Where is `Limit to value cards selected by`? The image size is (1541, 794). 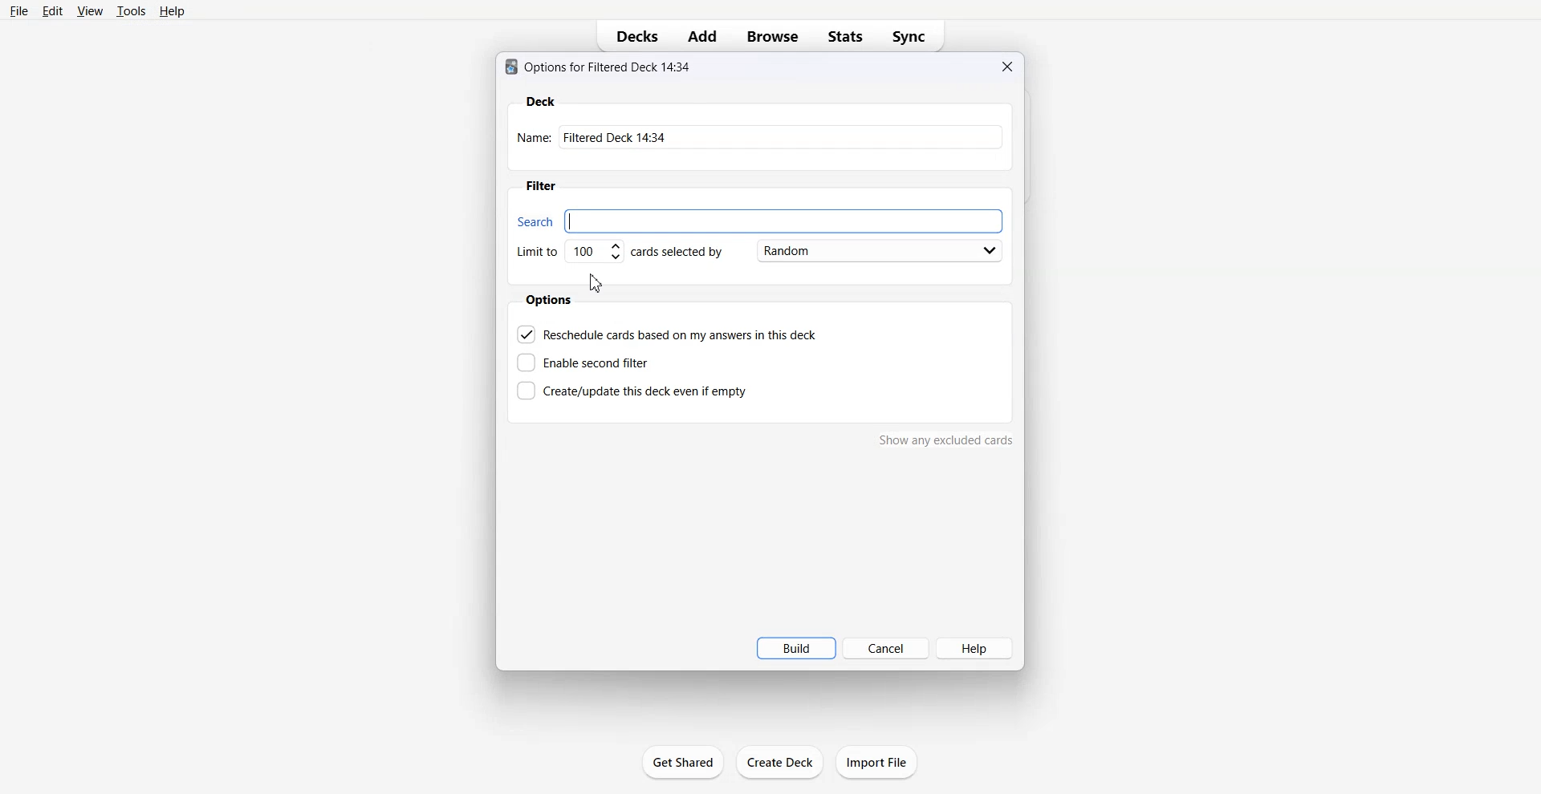 Limit to value cards selected by is located at coordinates (616, 253).